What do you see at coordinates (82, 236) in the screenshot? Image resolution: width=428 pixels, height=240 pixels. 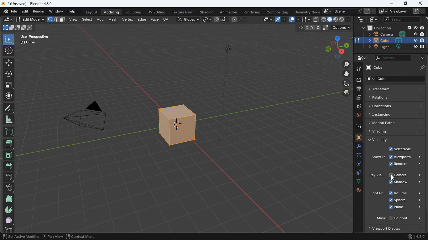 I see `context menu` at bounding box center [82, 236].